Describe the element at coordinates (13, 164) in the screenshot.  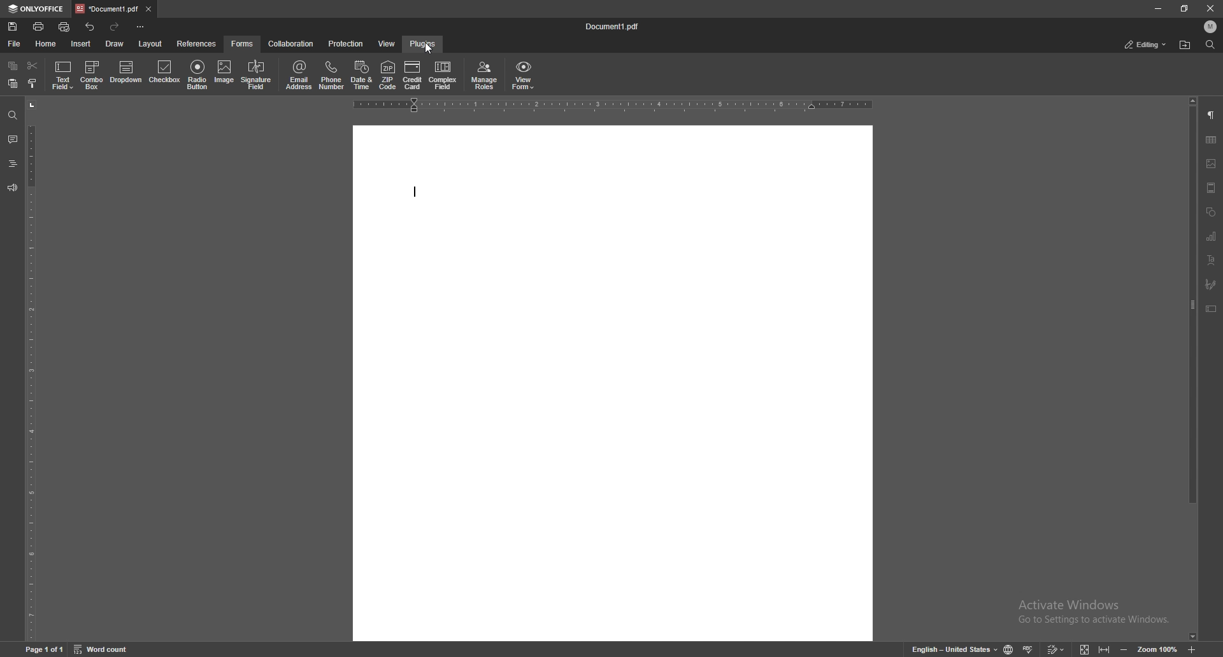
I see `heading` at that location.